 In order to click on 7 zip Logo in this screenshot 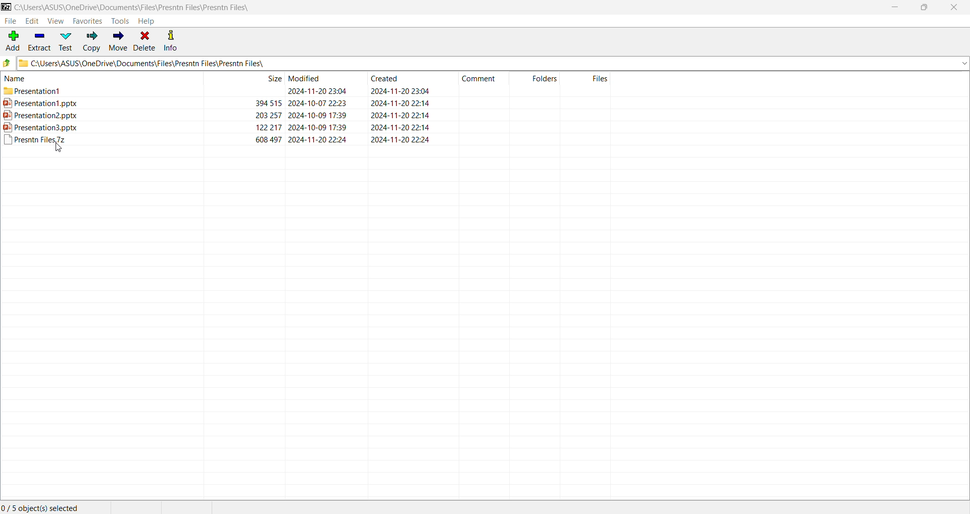, I will do `click(6, 8)`.